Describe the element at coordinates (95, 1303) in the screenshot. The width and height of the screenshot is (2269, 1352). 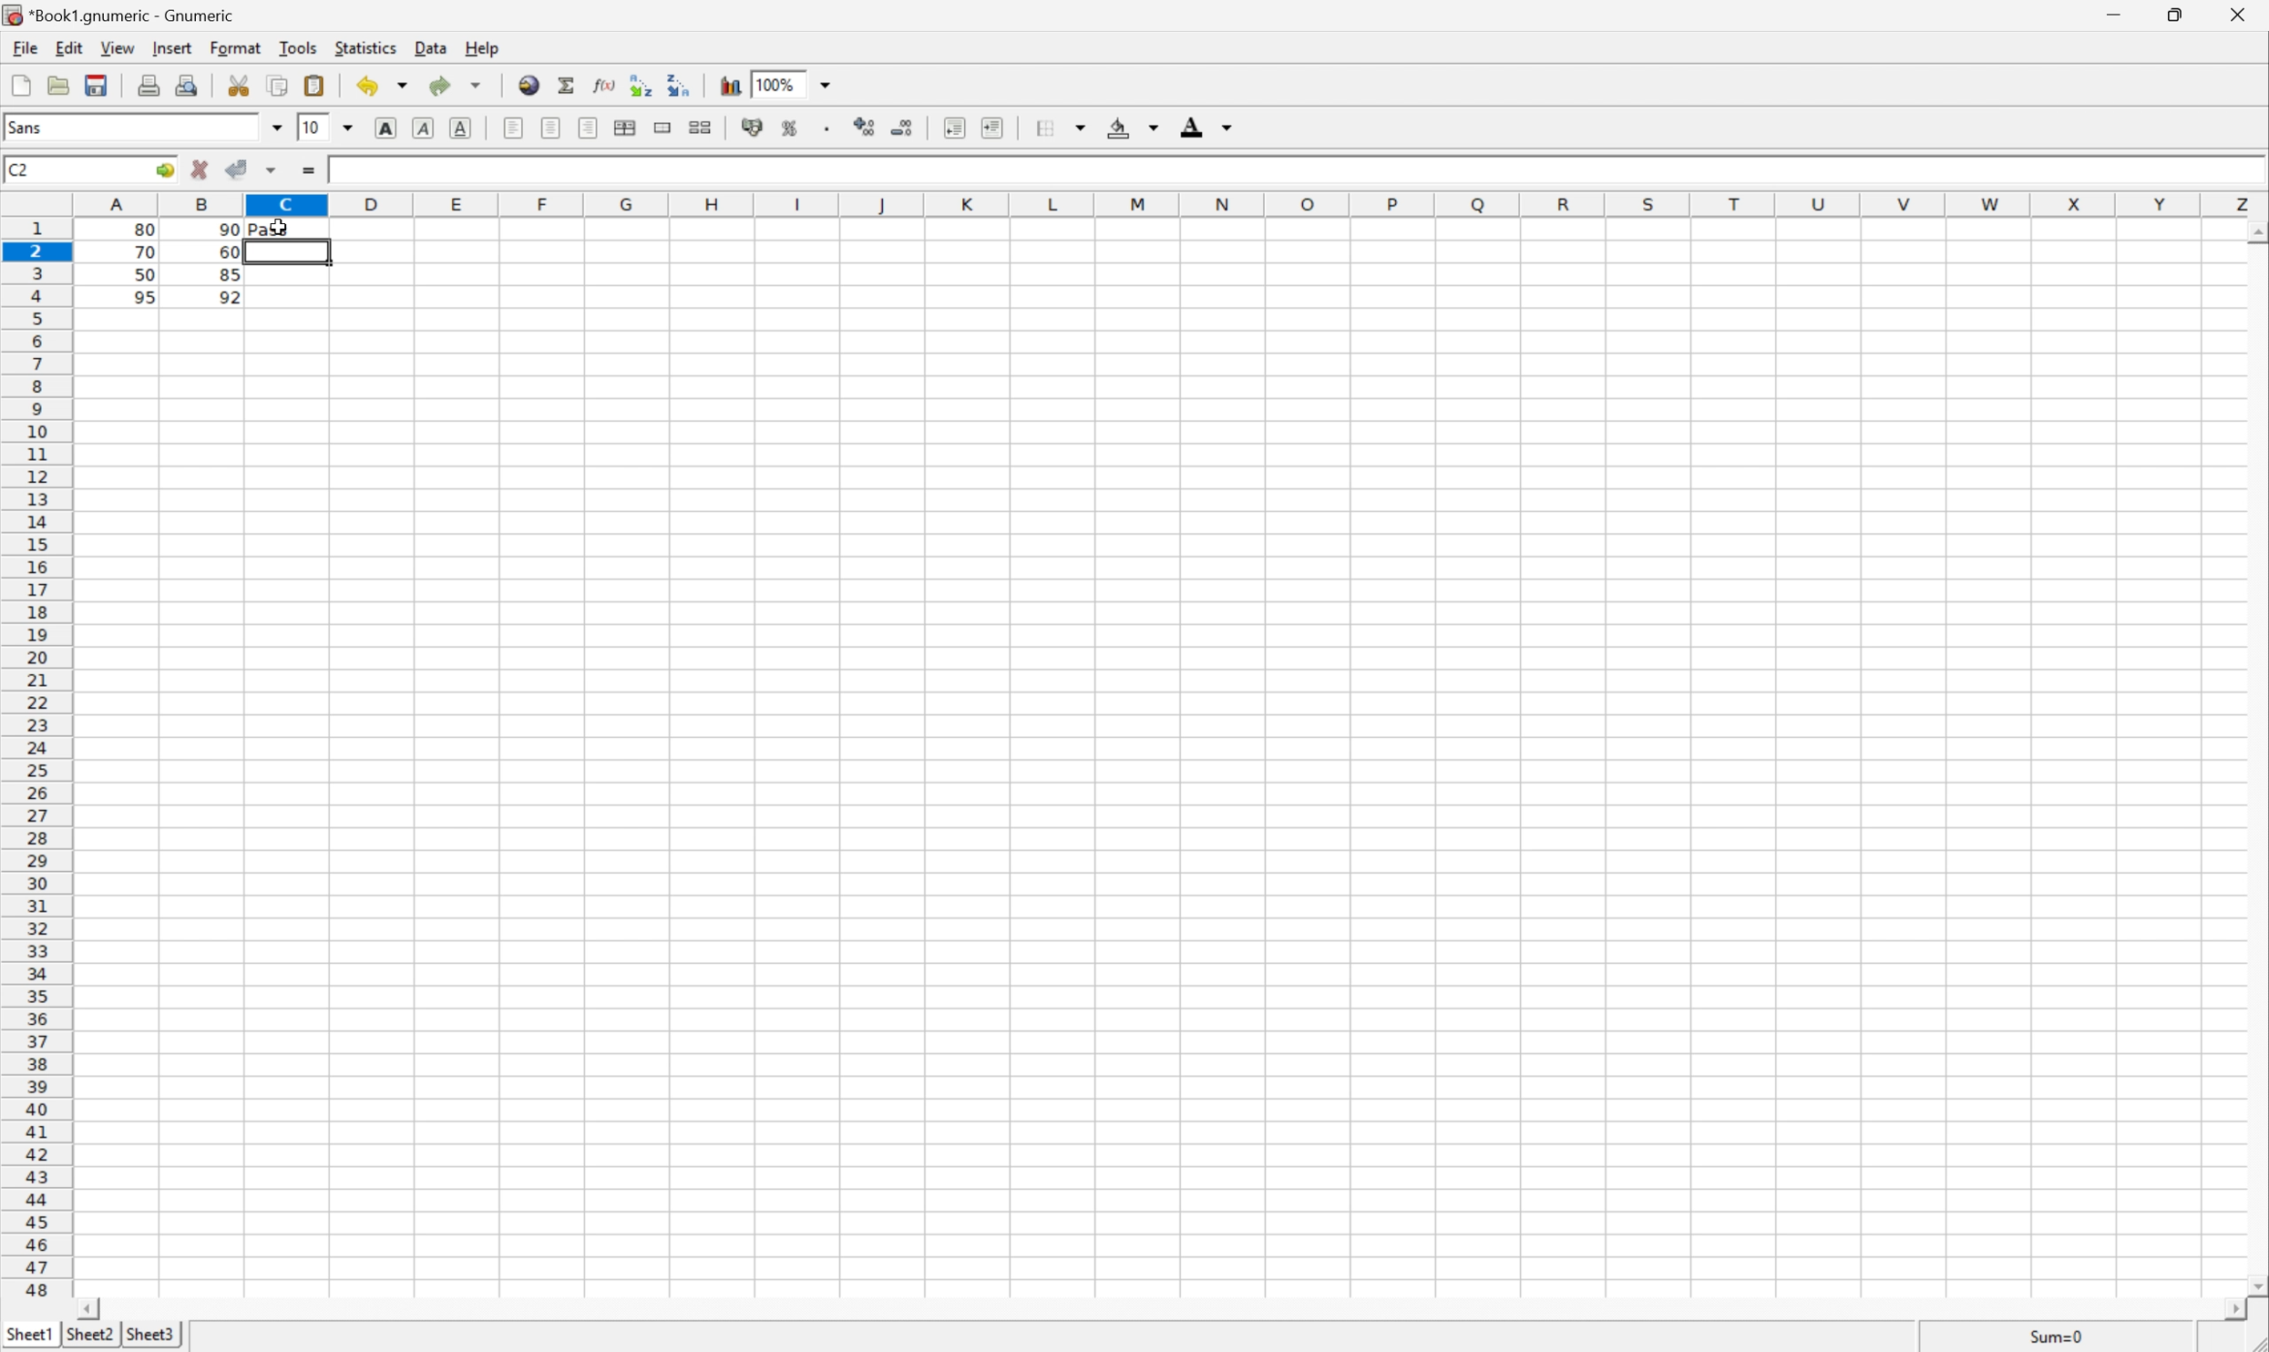
I see `Scroll Left` at that location.